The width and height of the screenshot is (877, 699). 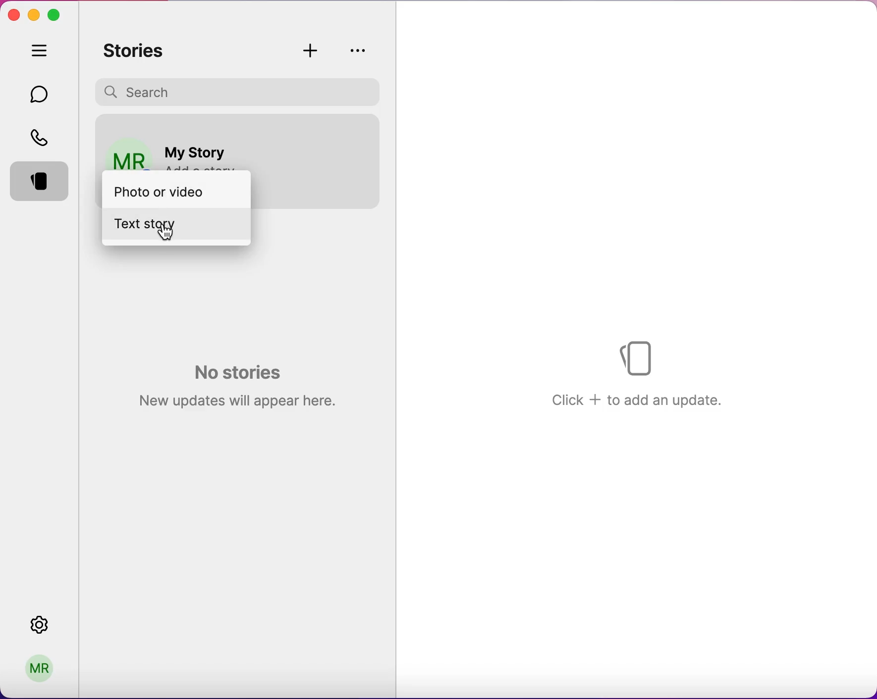 What do you see at coordinates (172, 191) in the screenshot?
I see `photo or video` at bounding box center [172, 191].